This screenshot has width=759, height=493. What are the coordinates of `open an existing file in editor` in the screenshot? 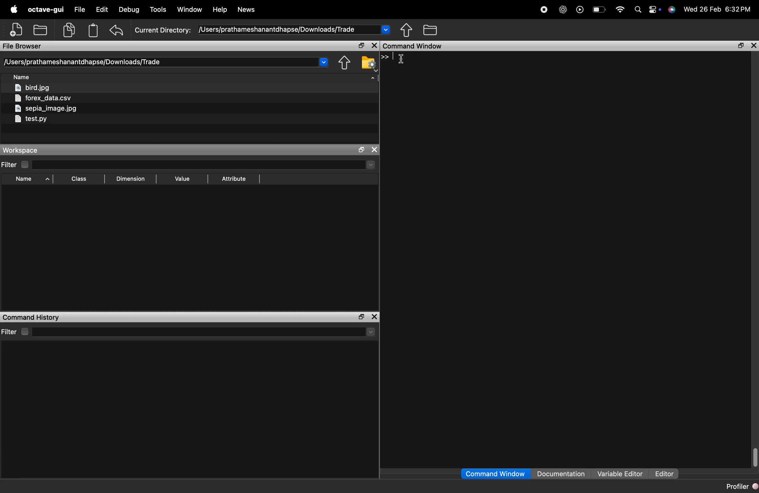 It's located at (41, 29).